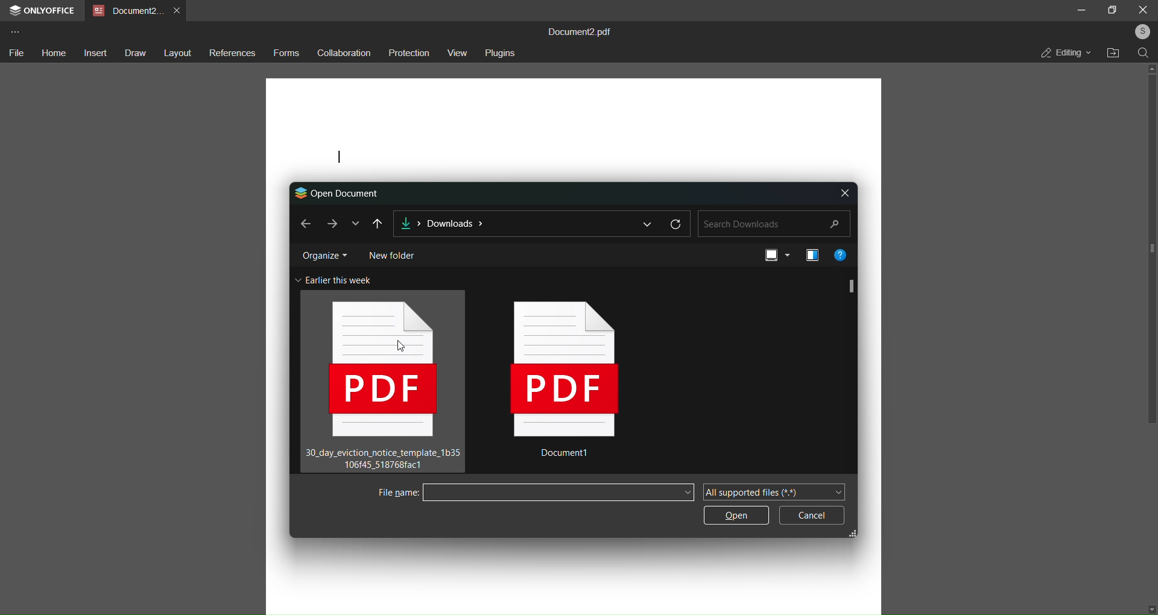  I want to click on path, so click(513, 224).